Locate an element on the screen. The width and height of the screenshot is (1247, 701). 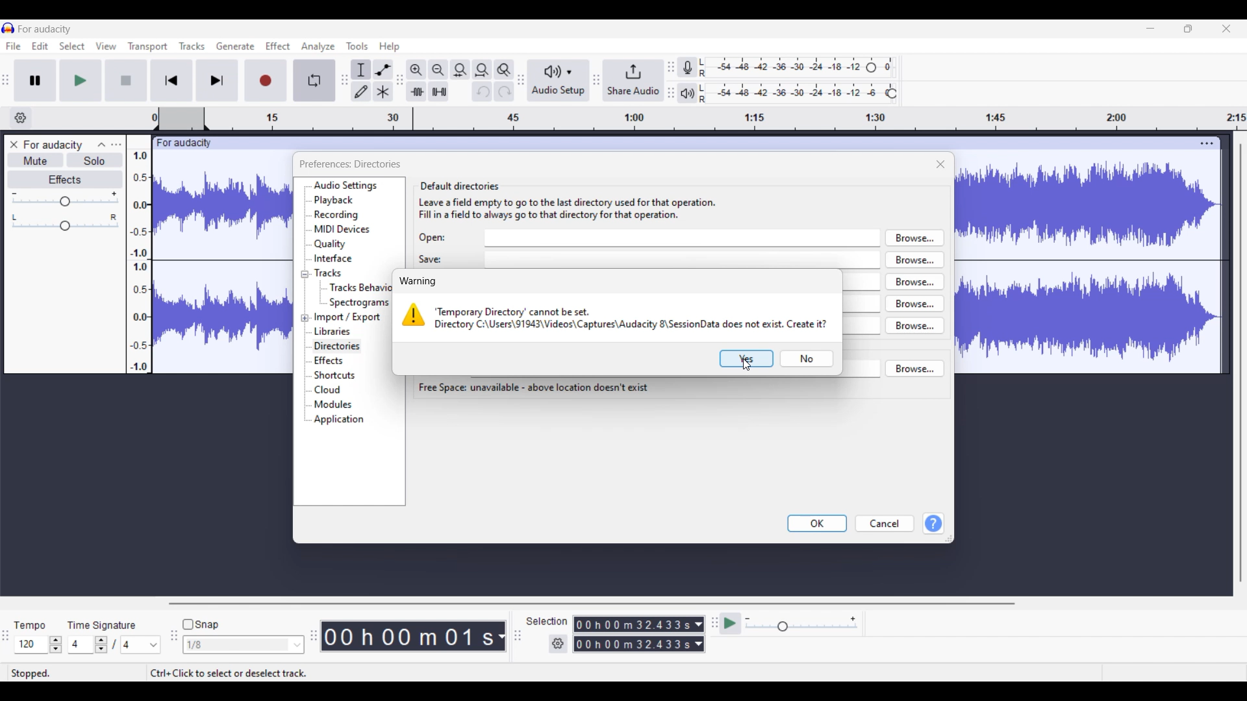
Silence audio selection is located at coordinates (438, 92).